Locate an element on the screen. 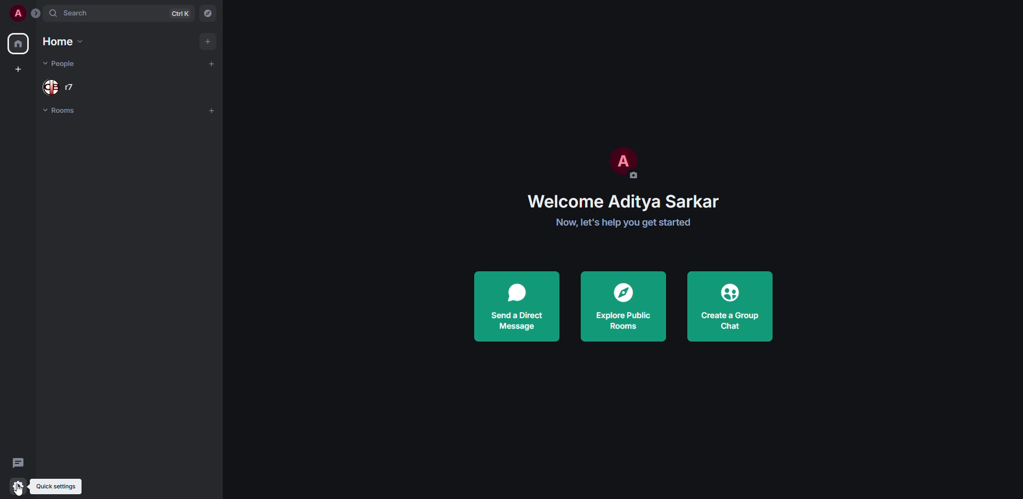 The width and height of the screenshot is (1023, 499). add is located at coordinates (212, 110).